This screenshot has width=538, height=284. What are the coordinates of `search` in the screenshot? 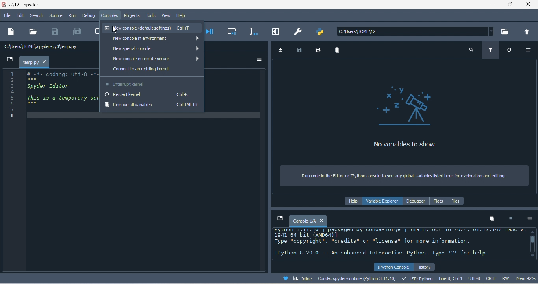 It's located at (471, 50).